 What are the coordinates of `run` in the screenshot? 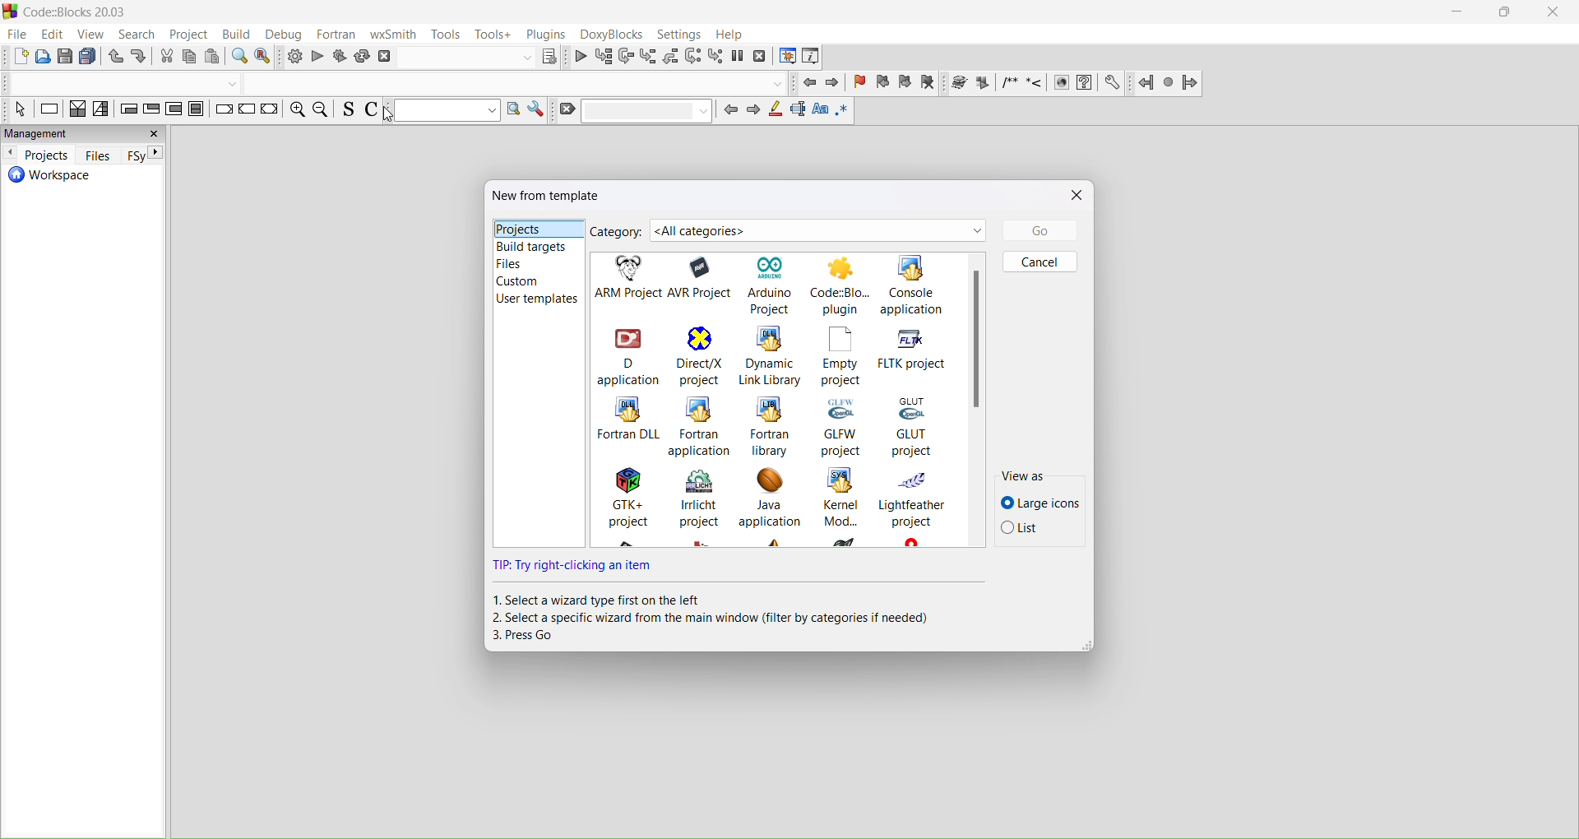 It's located at (317, 56).